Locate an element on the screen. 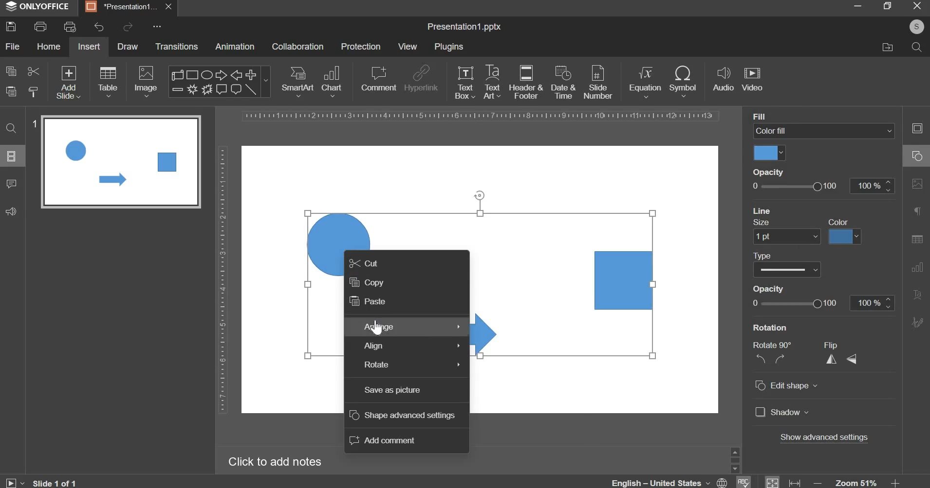 Image resolution: width=930 pixels, height=488 pixels. copy style is located at coordinates (34, 92).